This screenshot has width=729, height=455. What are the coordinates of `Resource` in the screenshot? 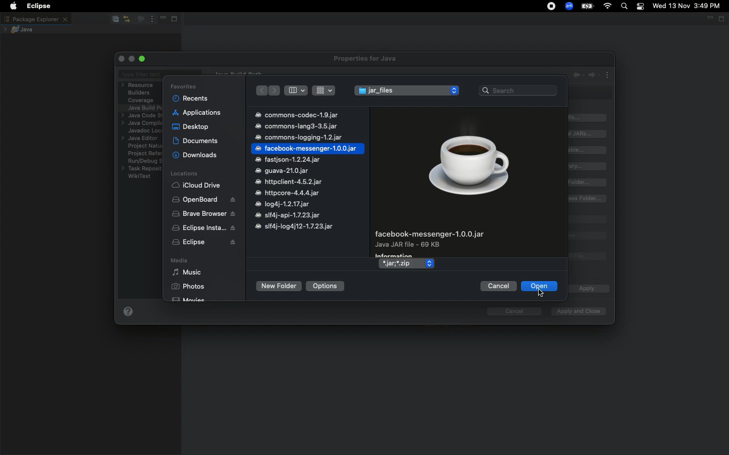 It's located at (139, 85).